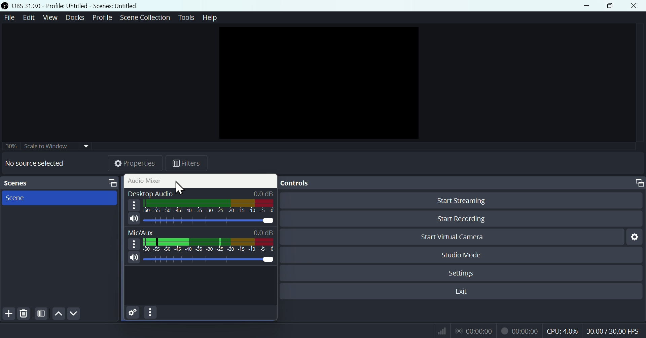 This screenshot has width=646, height=338. What do you see at coordinates (41, 314) in the screenshot?
I see `Contrast` at bounding box center [41, 314].